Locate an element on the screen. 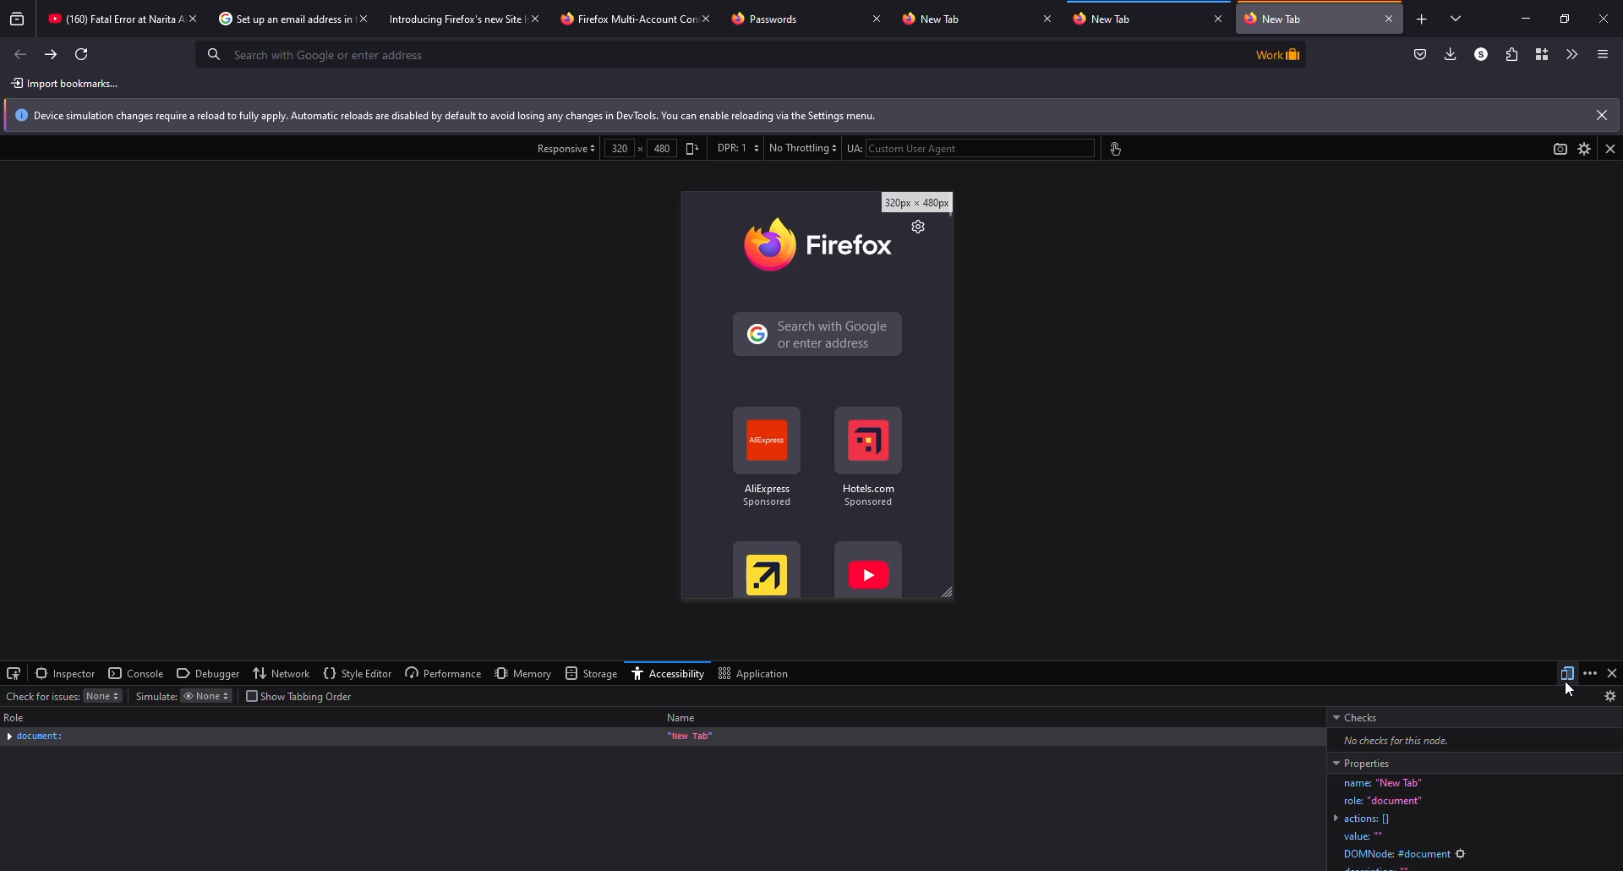  tabs is located at coordinates (1456, 20).